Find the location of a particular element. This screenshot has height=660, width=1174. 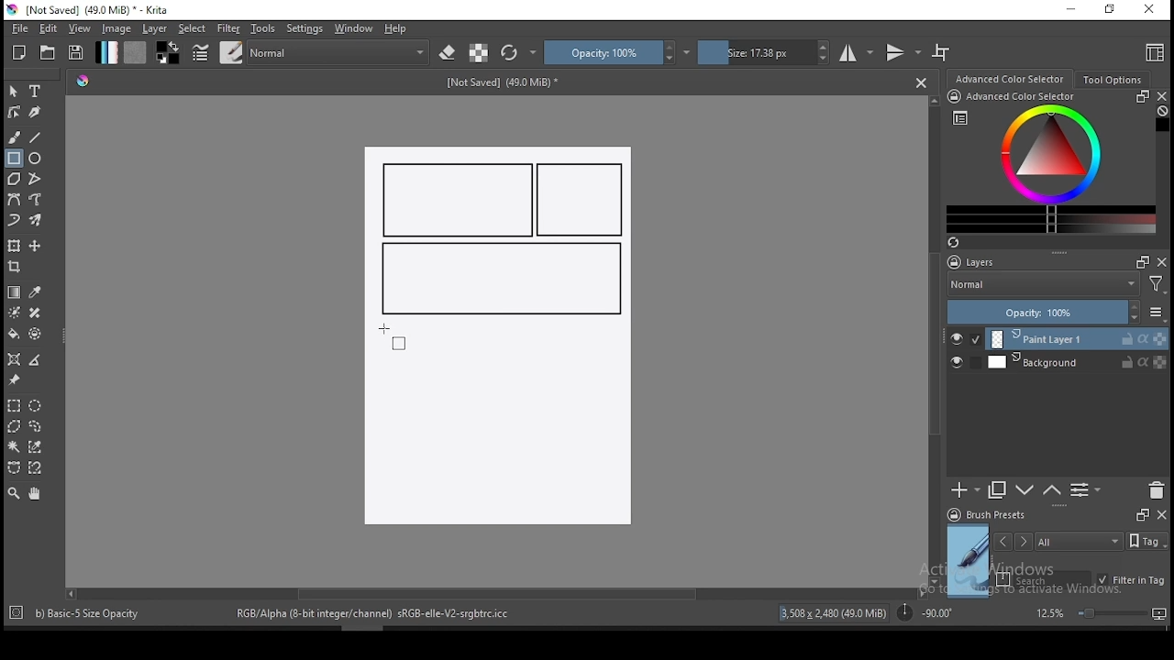

filter in tag is located at coordinates (1131, 581).